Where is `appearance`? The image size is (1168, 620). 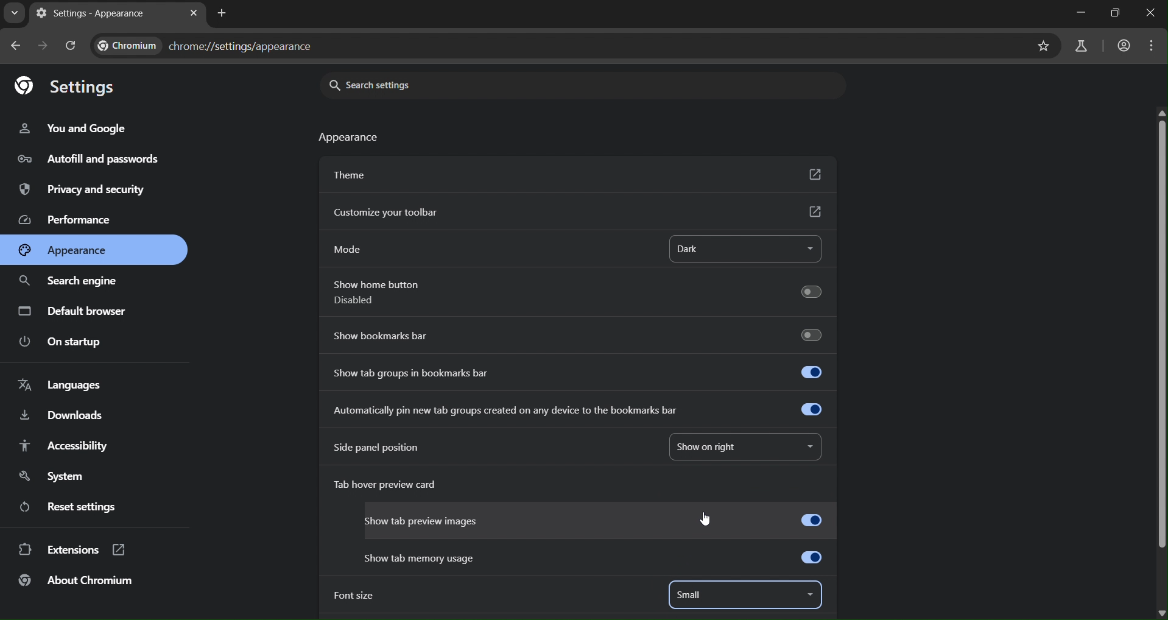 appearance is located at coordinates (347, 138).